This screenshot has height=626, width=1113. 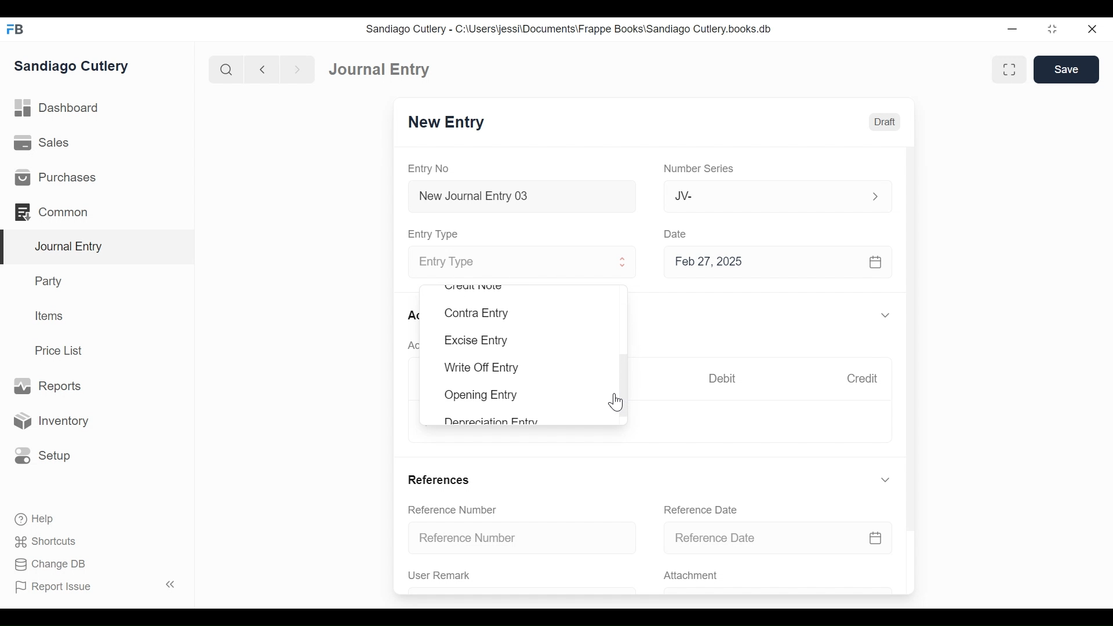 I want to click on Reports, so click(x=51, y=386).